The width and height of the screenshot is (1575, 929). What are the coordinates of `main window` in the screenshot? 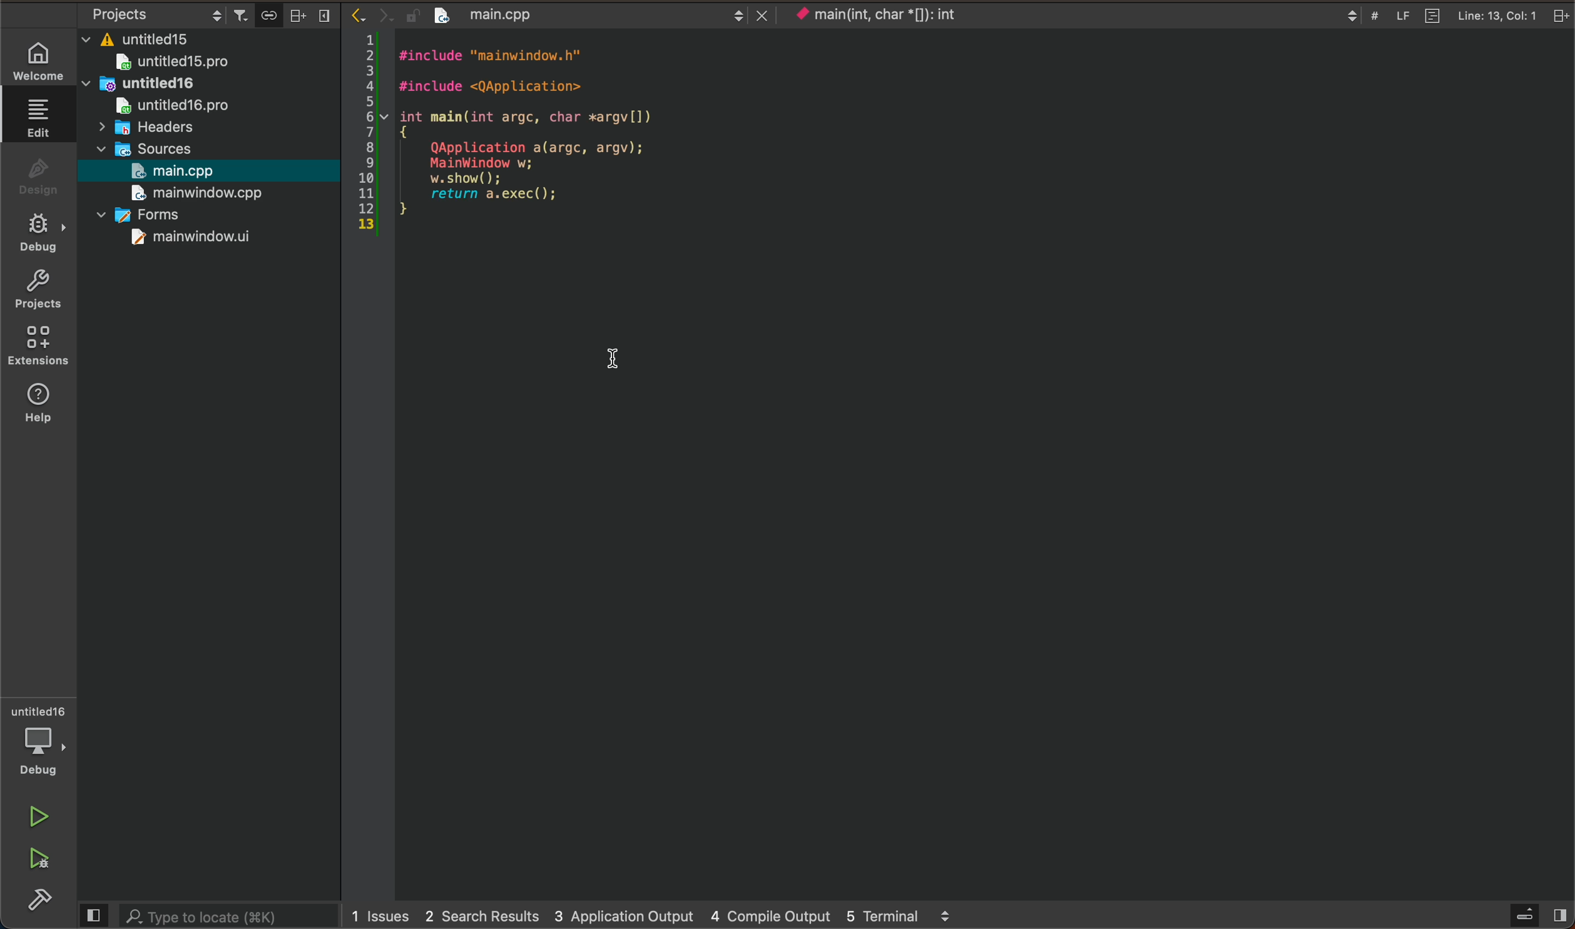 It's located at (205, 192).